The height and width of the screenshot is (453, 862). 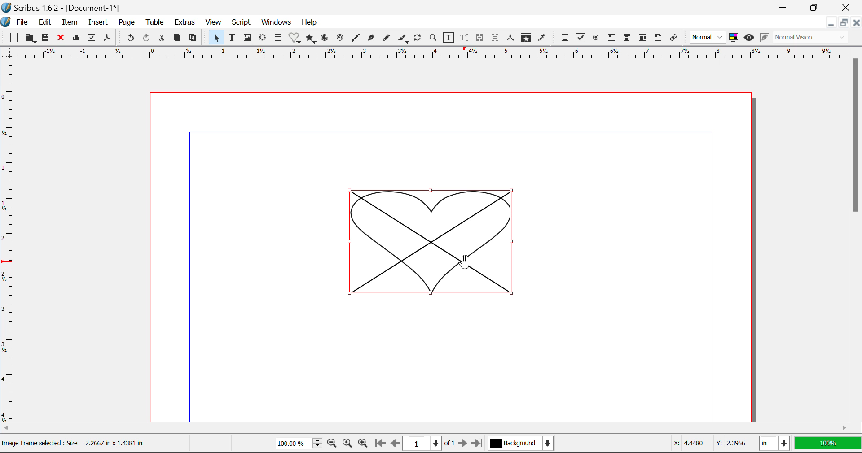 I want to click on Redo, so click(x=146, y=37).